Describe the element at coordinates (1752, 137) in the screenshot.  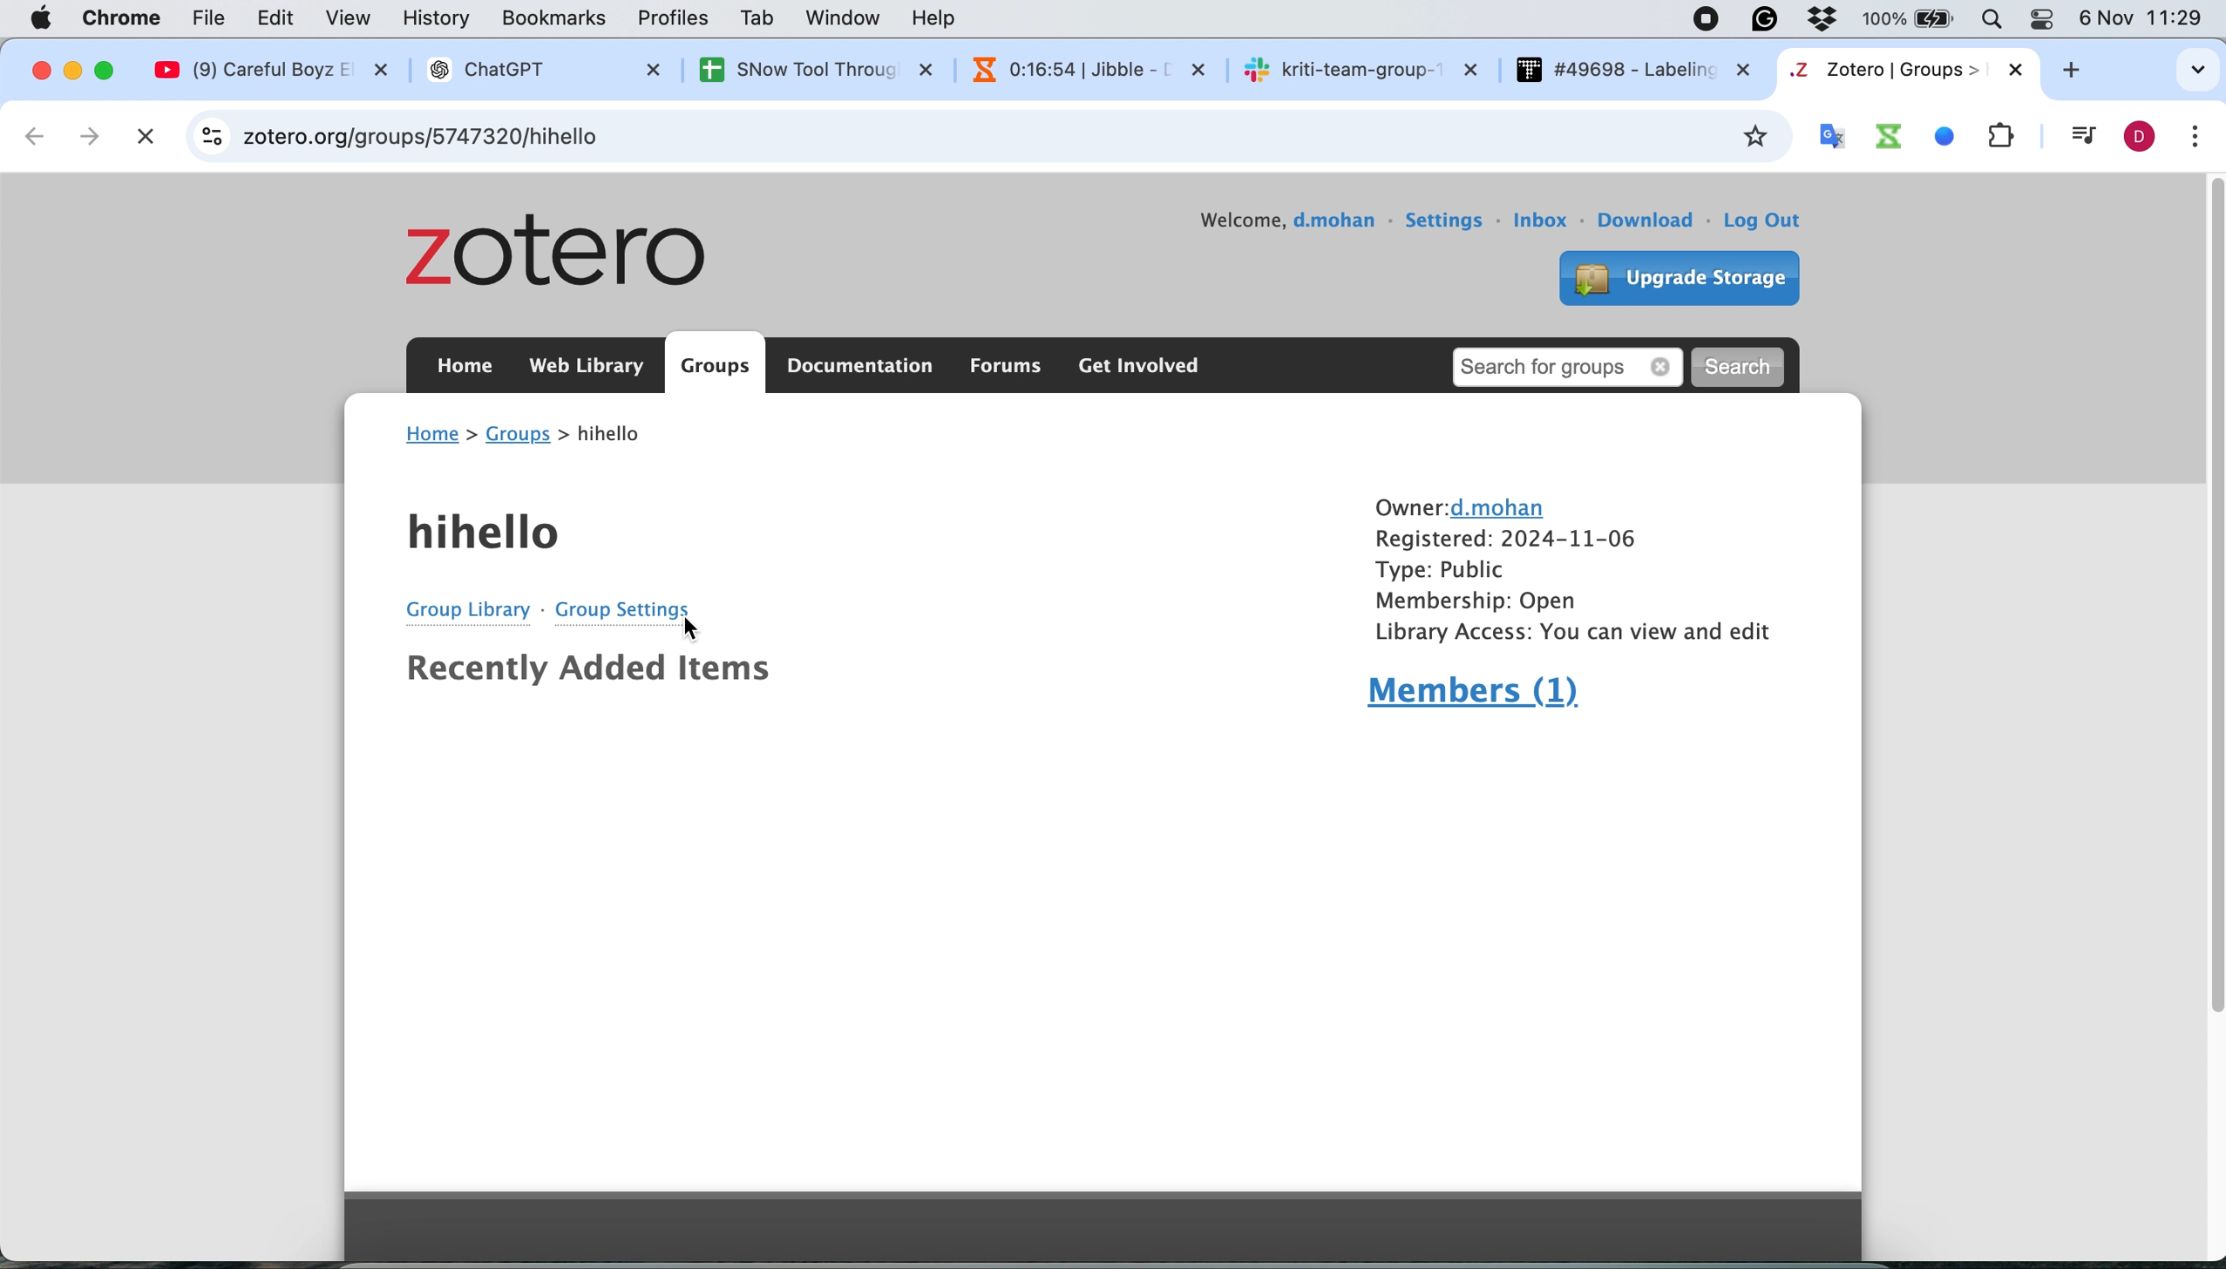
I see `bookmark` at that location.